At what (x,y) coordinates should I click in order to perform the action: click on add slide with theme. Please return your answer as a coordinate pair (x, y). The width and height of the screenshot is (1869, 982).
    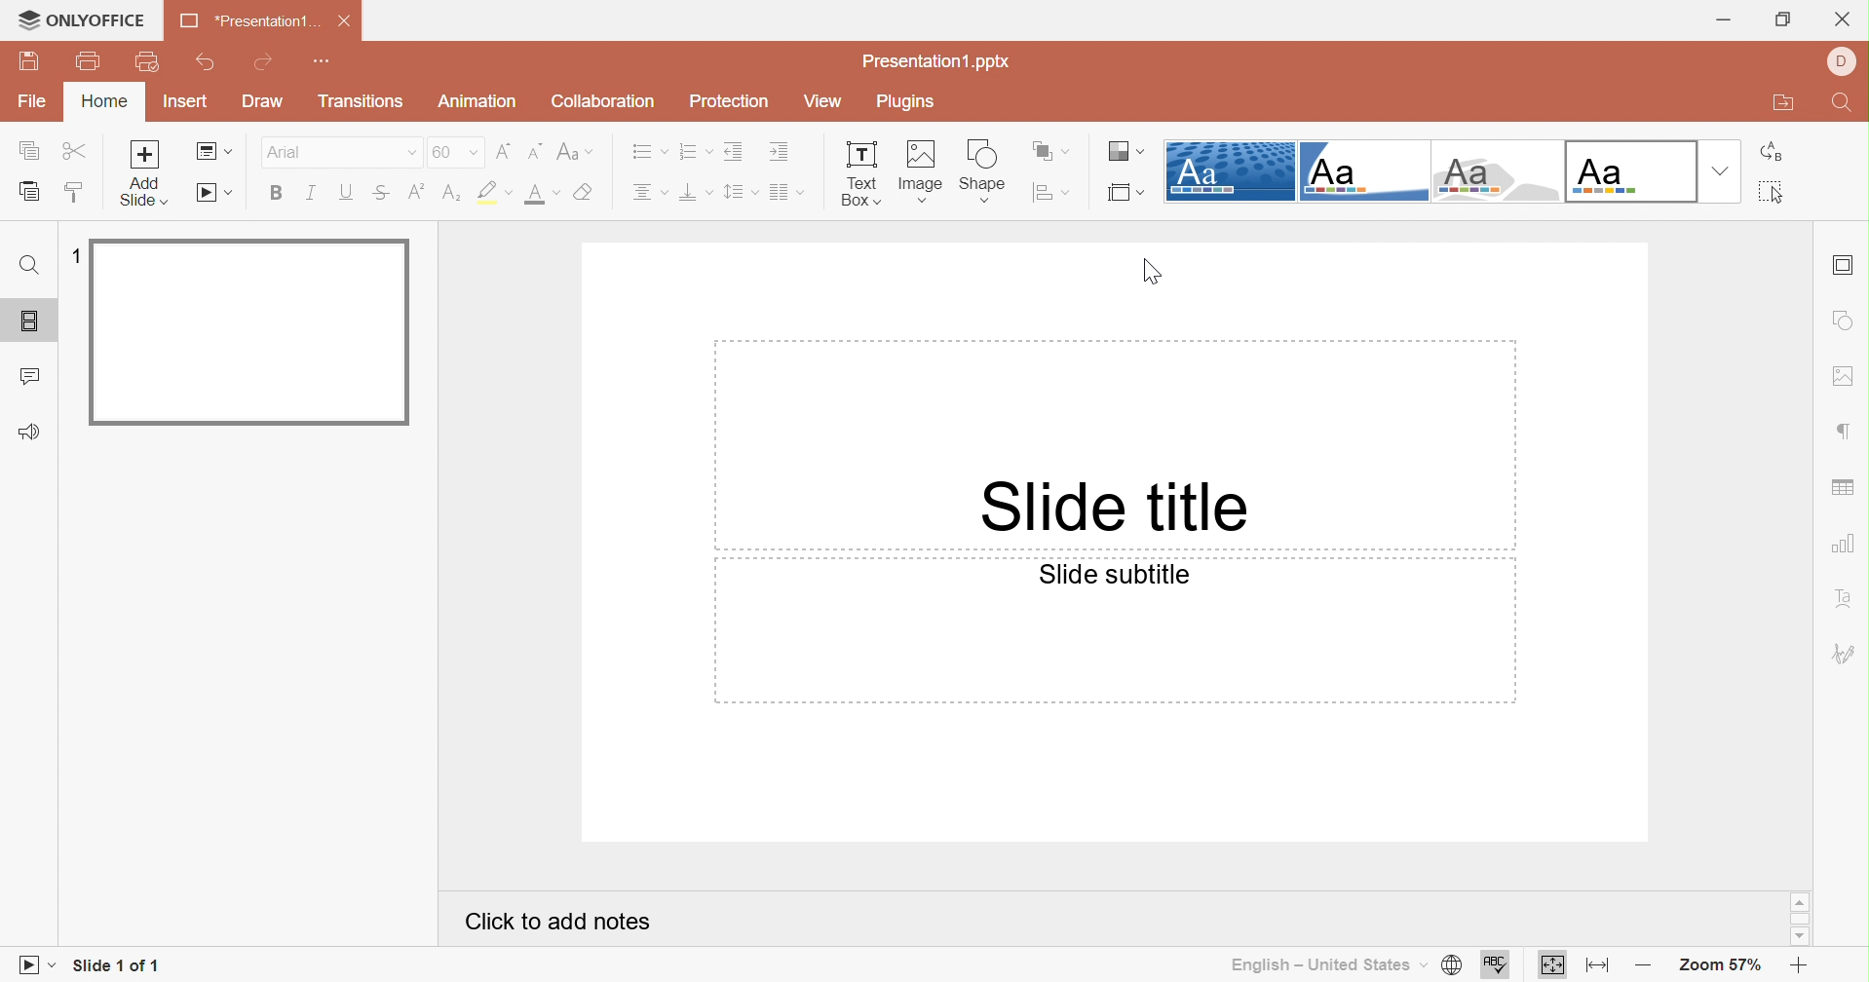
    Looking at the image, I should click on (141, 193).